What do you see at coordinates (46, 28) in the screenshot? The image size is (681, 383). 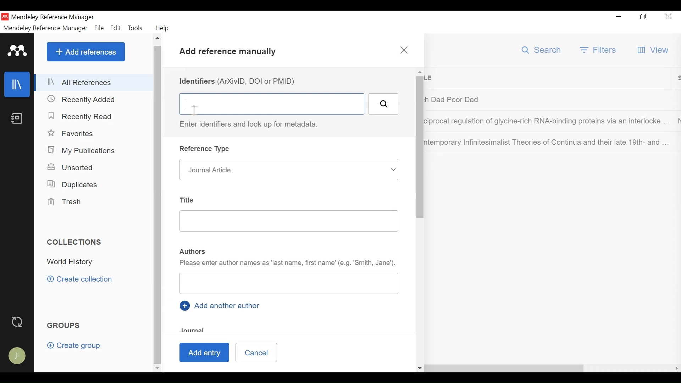 I see `Mendeley Reference Manager` at bounding box center [46, 28].